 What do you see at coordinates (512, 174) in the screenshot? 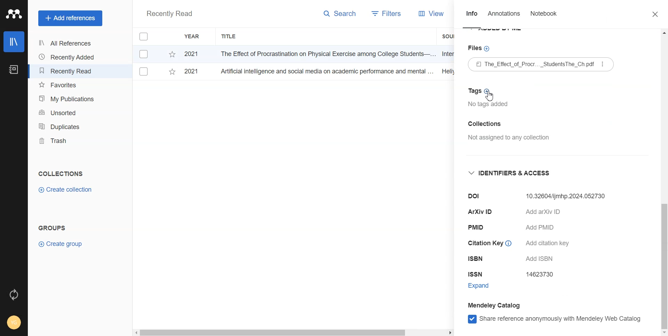
I see `Identifier & Access` at bounding box center [512, 174].